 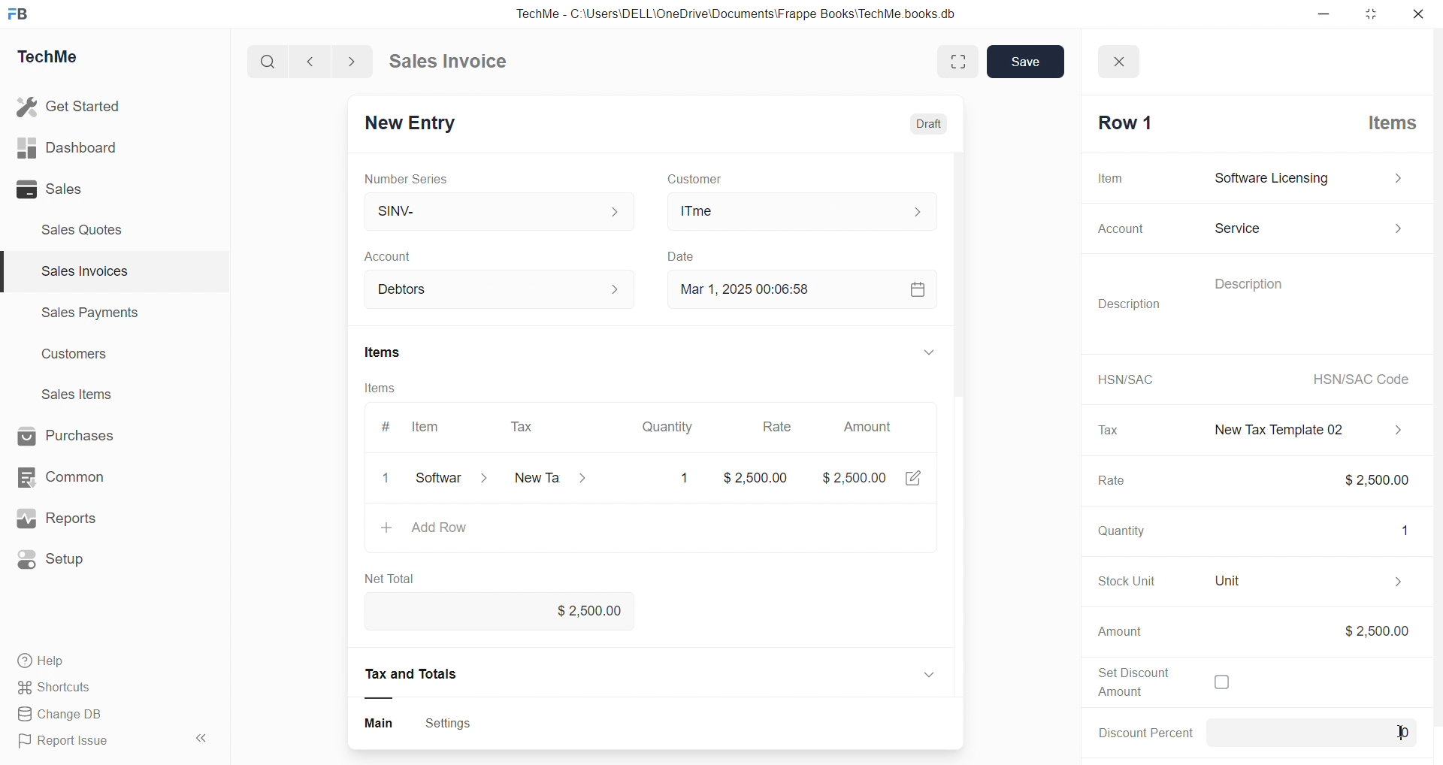 What do you see at coordinates (1299, 581) in the screenshot?
I see `Unit` at bounding box center [1299, 581].